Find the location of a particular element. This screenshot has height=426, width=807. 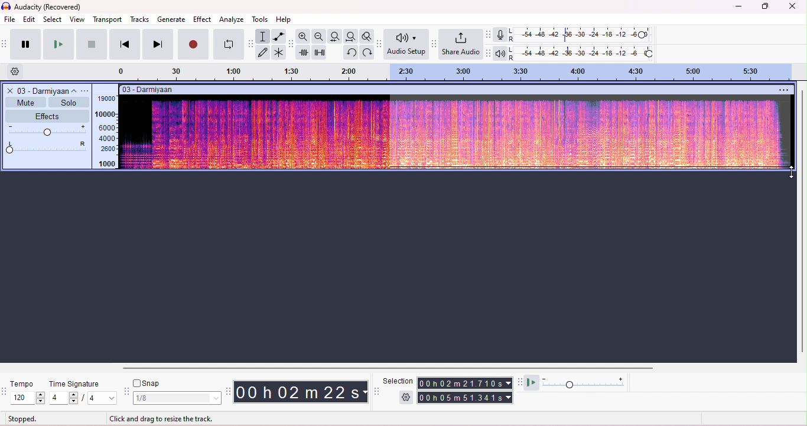

snap is located at coordinates (148, 384).